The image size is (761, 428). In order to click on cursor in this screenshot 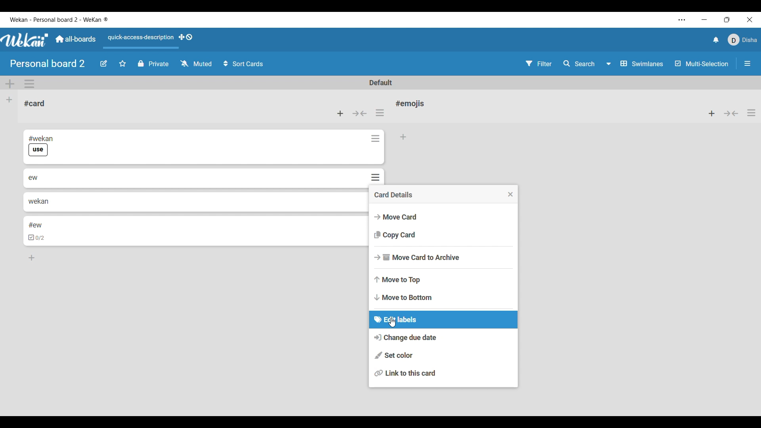, I will do `click(392, 321)`.